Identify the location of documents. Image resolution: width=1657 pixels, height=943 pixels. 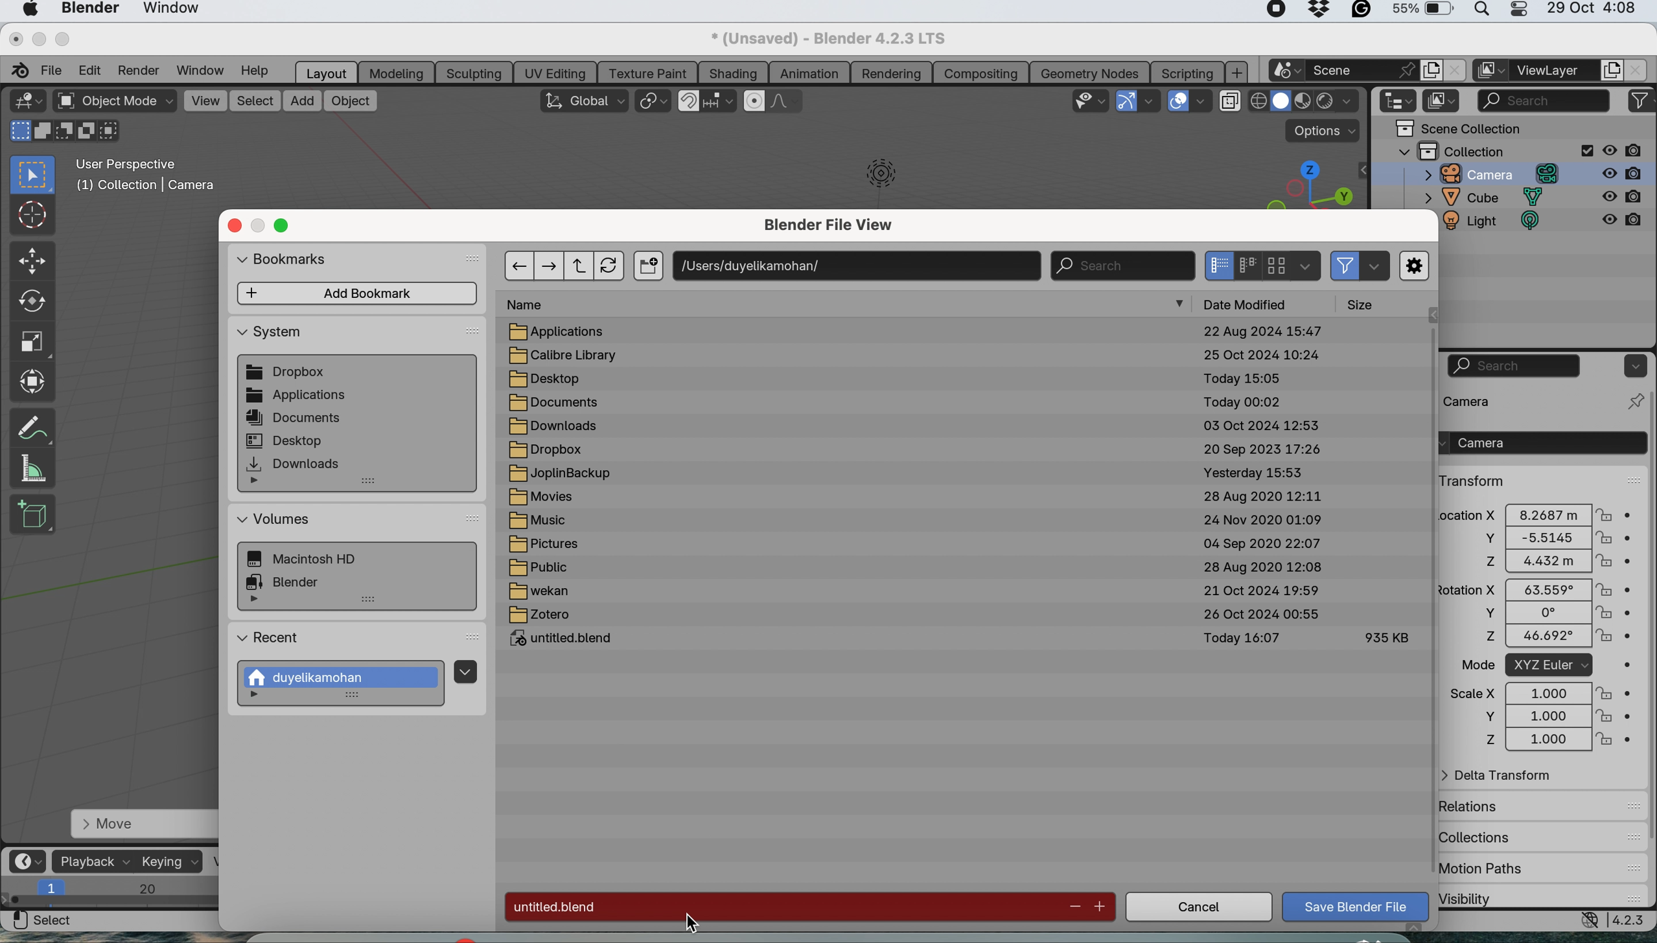
(296, 419).